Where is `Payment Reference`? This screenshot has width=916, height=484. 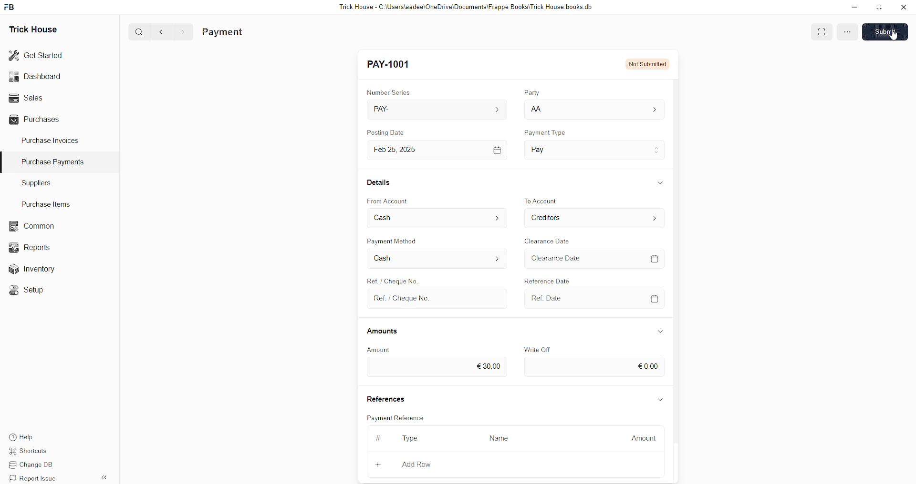 Payment Reference is located at coordinates (395, 419).